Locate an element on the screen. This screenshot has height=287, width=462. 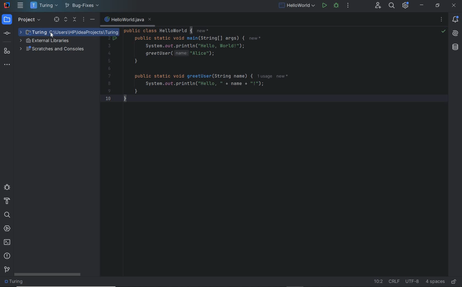
database is located at coordinates (455, 47).